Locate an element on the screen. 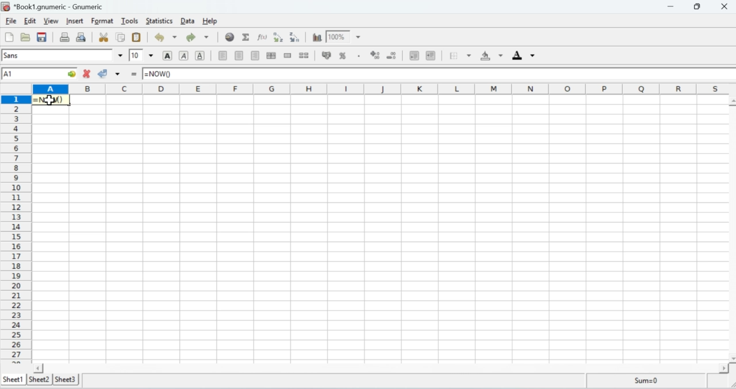  Print the current file is located at coordinates (65, 37).